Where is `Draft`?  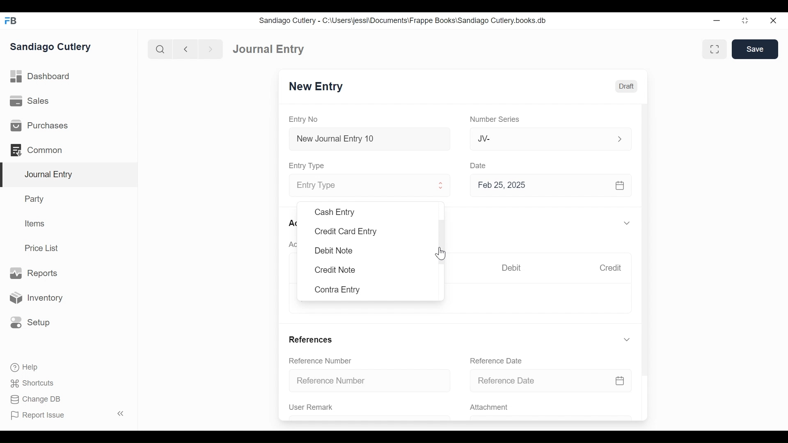
Draft is located at coordinates (627, 87).